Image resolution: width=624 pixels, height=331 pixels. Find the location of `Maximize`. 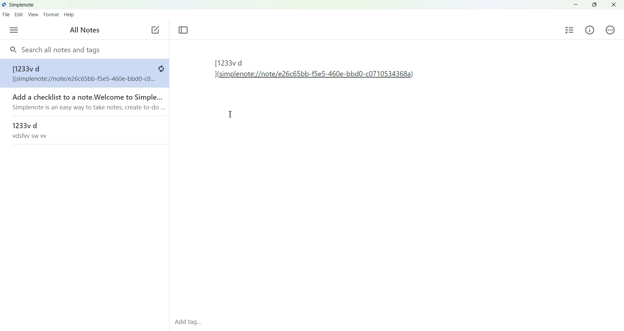

Maximize is located at coordinates (595, 5).